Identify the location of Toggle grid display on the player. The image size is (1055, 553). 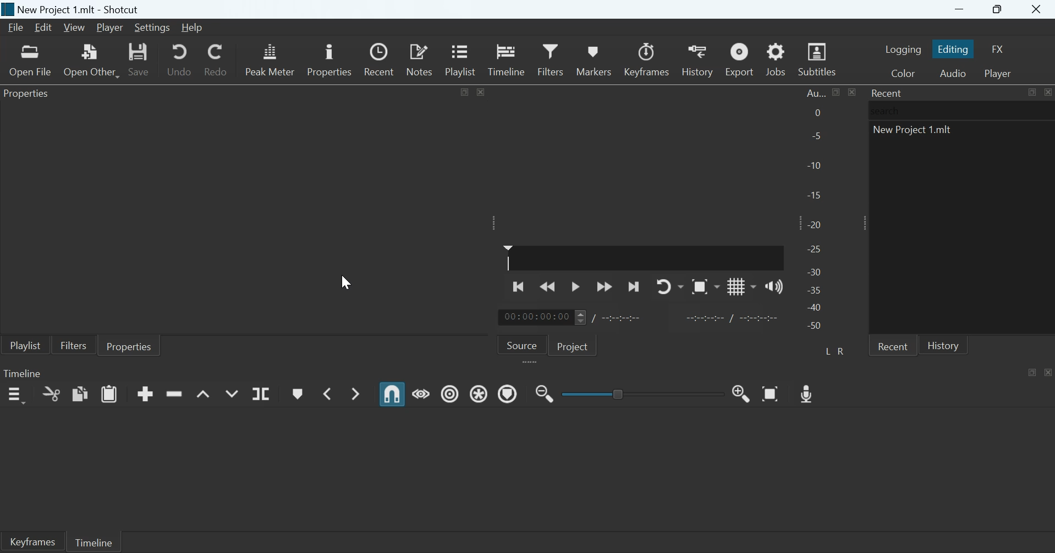
(742, 286).